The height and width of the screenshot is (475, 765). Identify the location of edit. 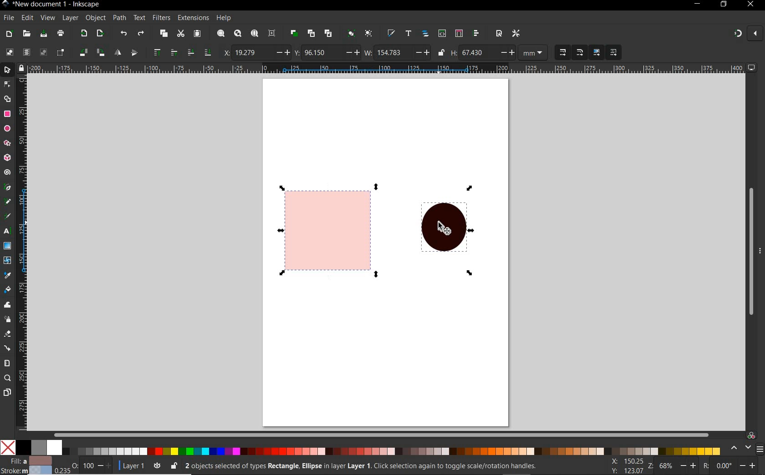
(27, 18).